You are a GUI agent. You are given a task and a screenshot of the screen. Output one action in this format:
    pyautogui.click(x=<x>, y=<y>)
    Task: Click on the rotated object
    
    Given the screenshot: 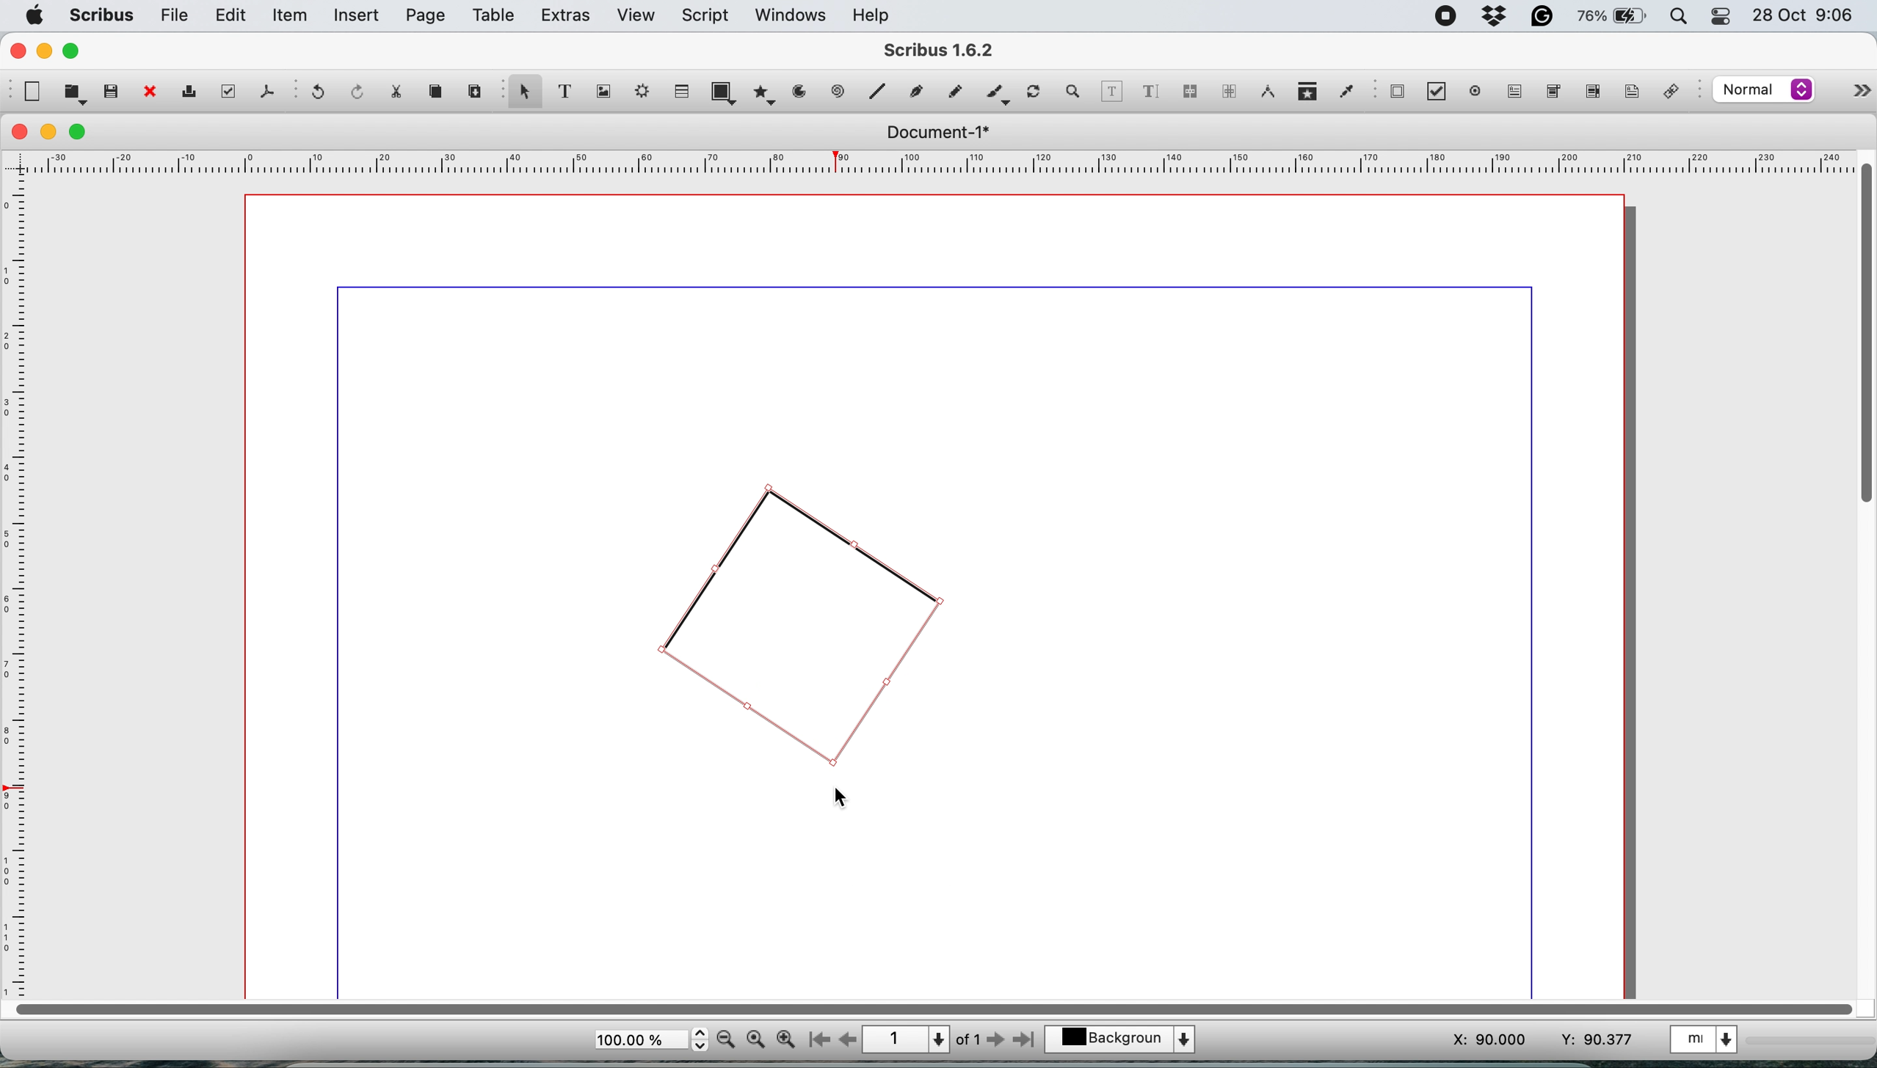 What is the action you would take?
    pyautogui.click(x=797, y=626)
    